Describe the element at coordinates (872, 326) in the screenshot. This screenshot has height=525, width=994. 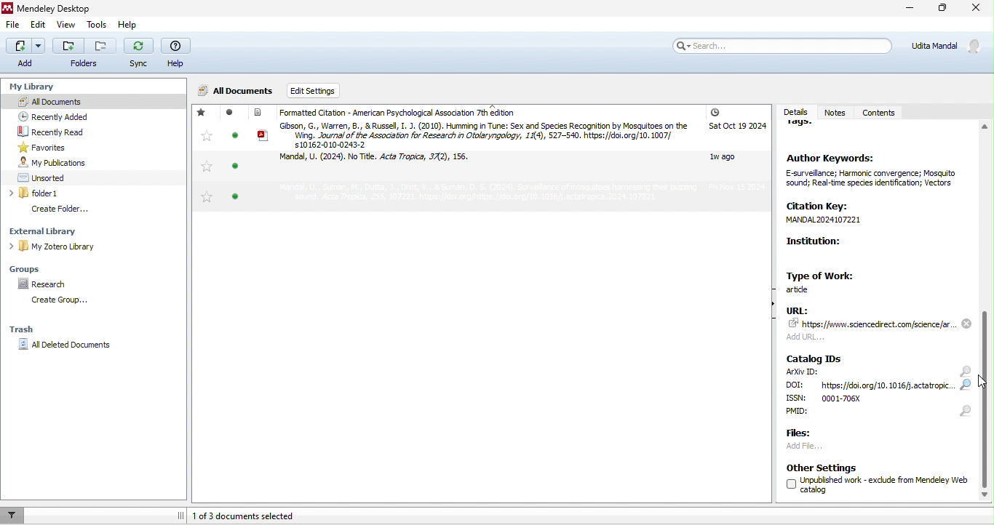
I see `URL:
5 hitpss fw, sciencedrect,comscience/ar.
Add URL` at that location.